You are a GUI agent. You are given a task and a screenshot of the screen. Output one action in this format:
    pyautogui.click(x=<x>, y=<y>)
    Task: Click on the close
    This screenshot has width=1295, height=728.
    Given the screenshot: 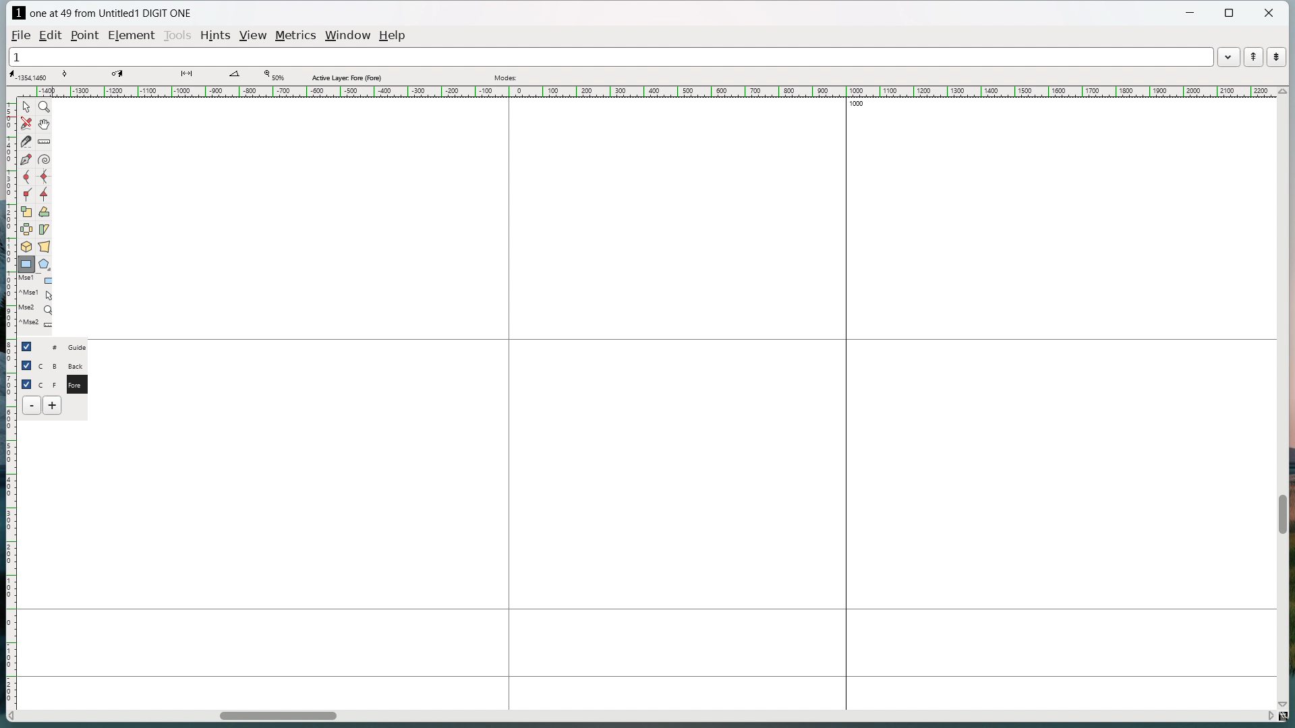 What is the action you would take?
    pyautogui.click(x=1269, y=13)
    